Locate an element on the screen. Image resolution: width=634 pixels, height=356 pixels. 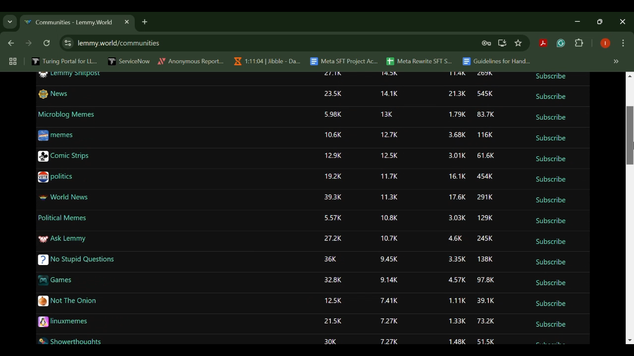
116K is located at coordinates (484, 135).